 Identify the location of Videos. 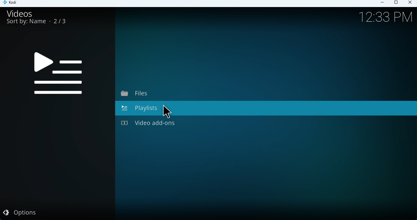
(64, 77).